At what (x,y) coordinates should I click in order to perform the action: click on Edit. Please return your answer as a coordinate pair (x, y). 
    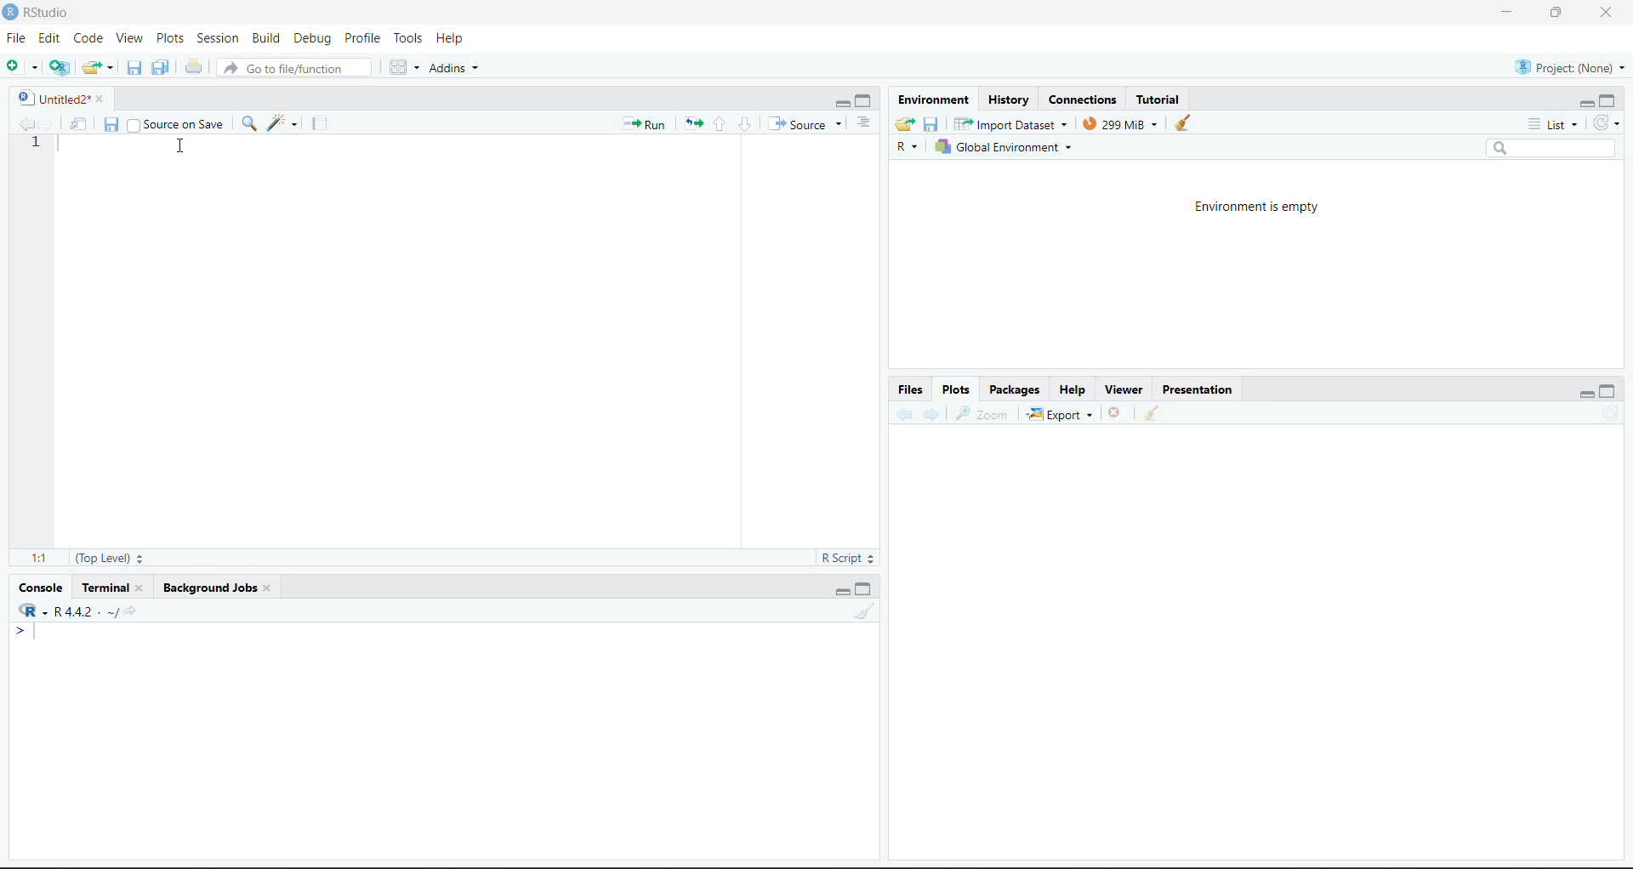
    Looking at the image, I should click on (49, 38).